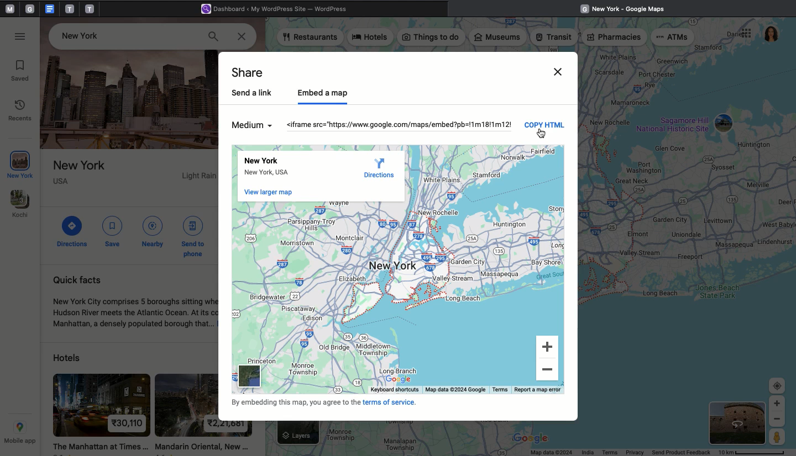 The height and width of the screenshot is (456, 796). Describe the element at coordinates (549, 371) in the screenshot. I see `Zoom out` at that location.